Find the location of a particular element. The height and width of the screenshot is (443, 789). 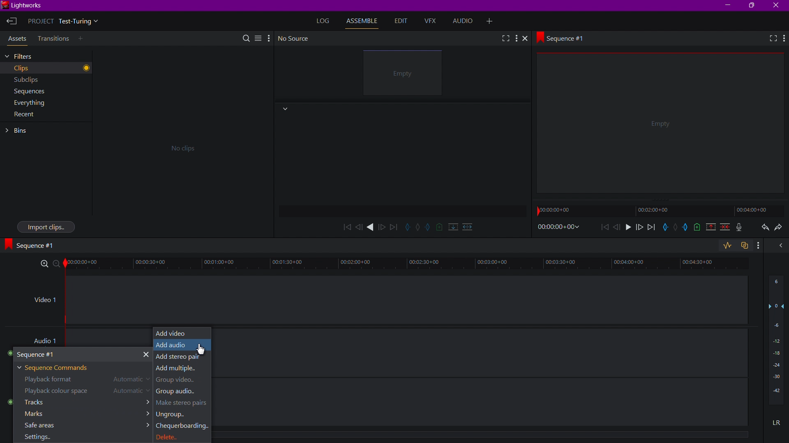

Assemble is located at coordinates (364, 21).